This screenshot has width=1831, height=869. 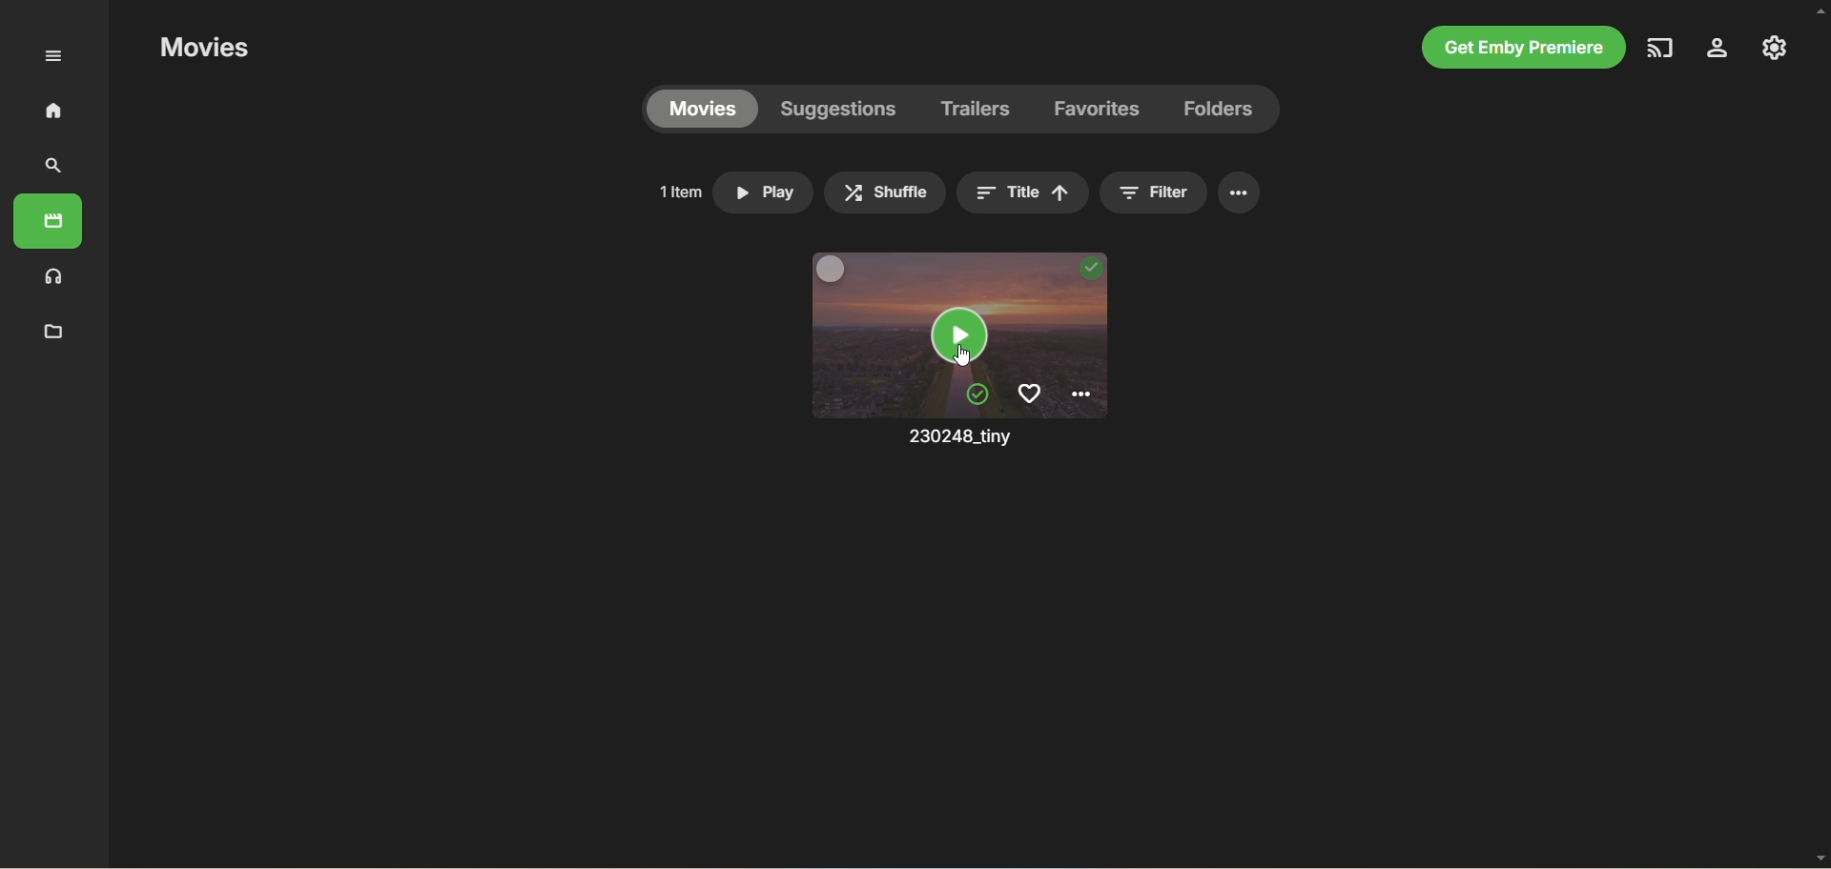 I want to click on manage emby server, so click(x=1777, y=51).